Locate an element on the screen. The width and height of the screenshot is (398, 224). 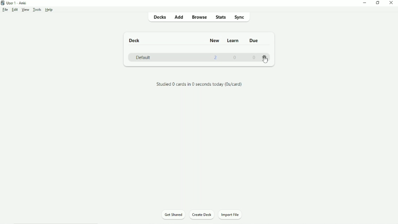
Restore down is located at coordinates (378, 3).